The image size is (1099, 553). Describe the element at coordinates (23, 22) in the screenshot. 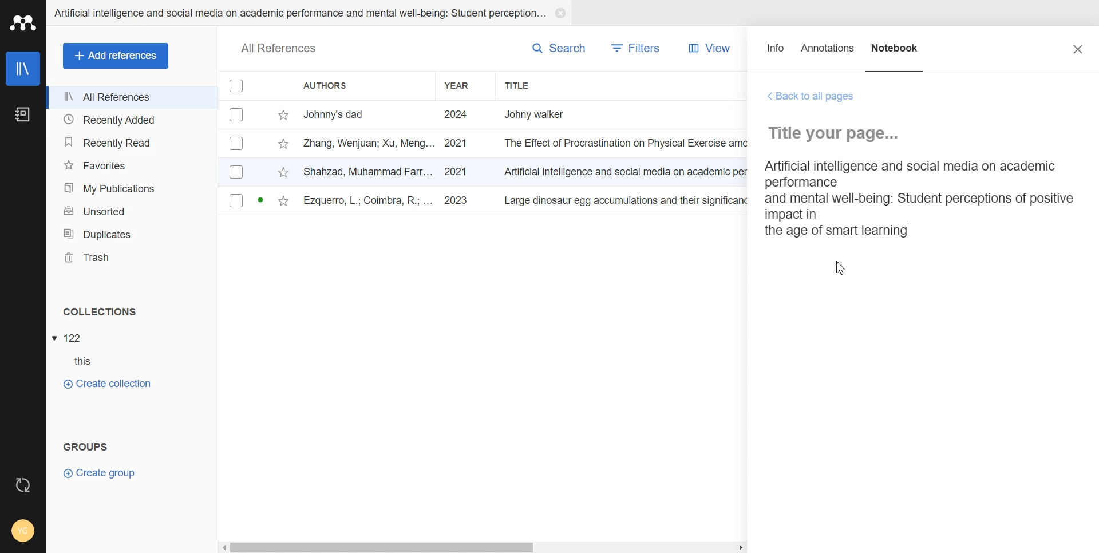

I see `Logo` at that location.